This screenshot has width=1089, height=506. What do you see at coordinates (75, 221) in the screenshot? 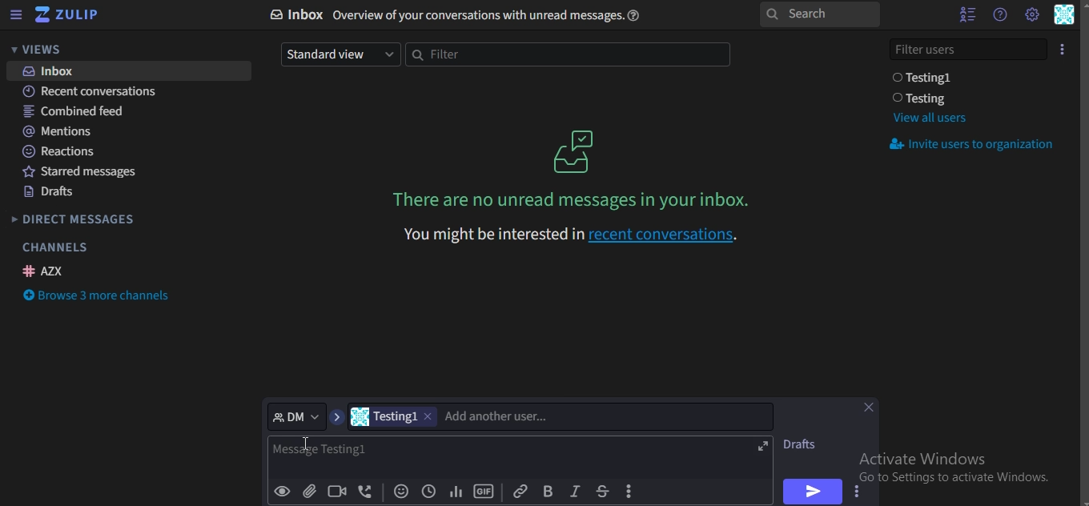
I see `direct messages` at bounding box center [75, 221].